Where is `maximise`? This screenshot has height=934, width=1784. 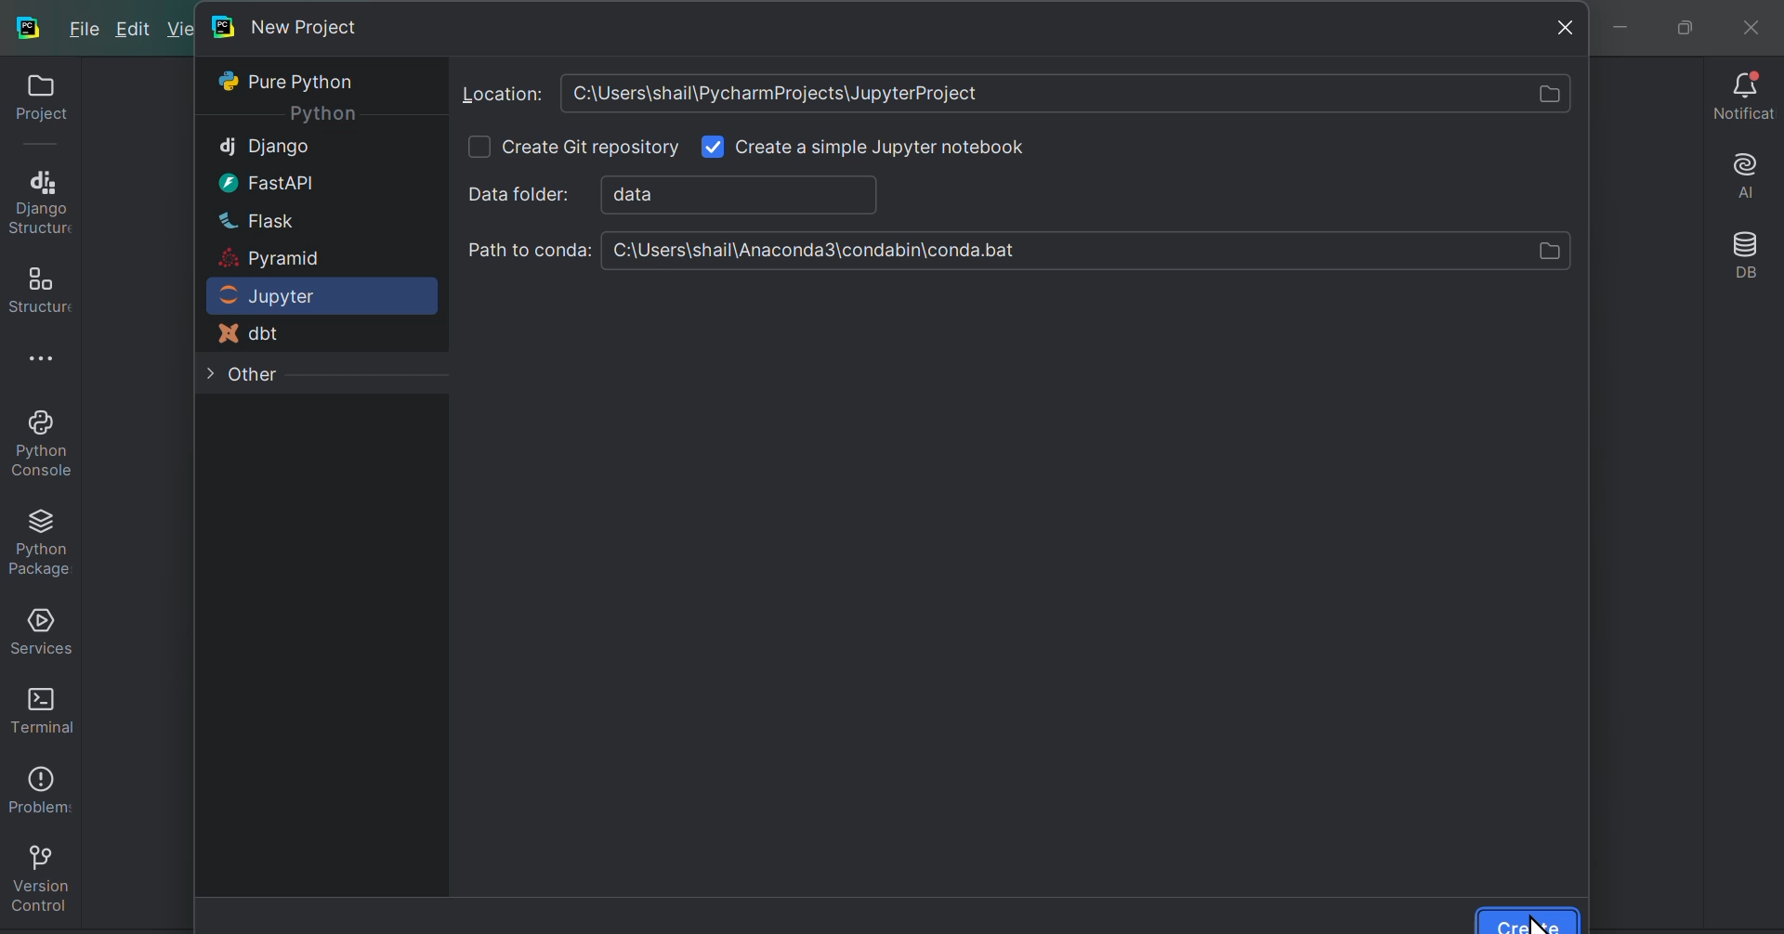 maximise is located at coordinates (1677, 24).